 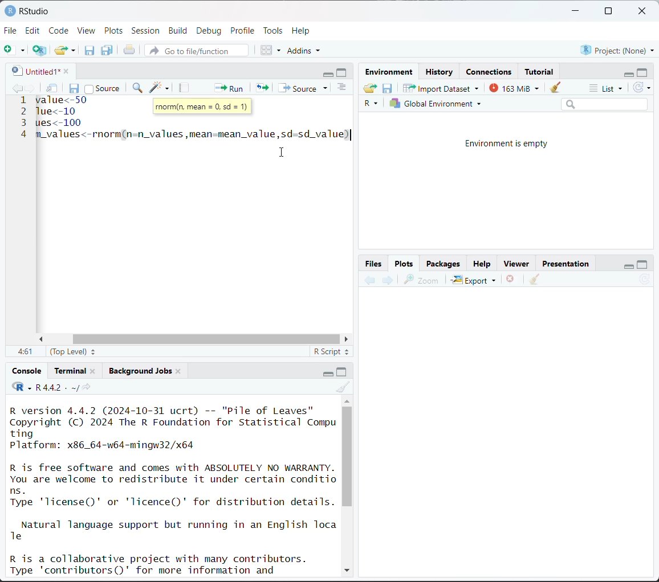 What do you see at coordinates (645, 281) in the screenshot?
I see `refresh current plot` at bounding box center [645, 281].